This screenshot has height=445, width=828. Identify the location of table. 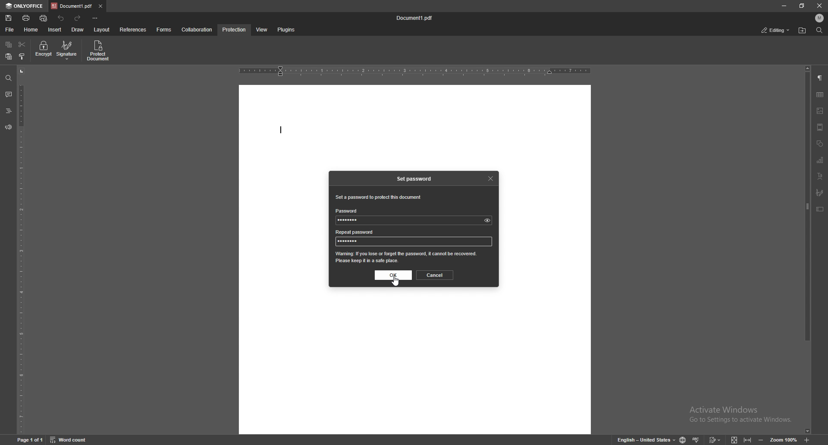
(821, 95).